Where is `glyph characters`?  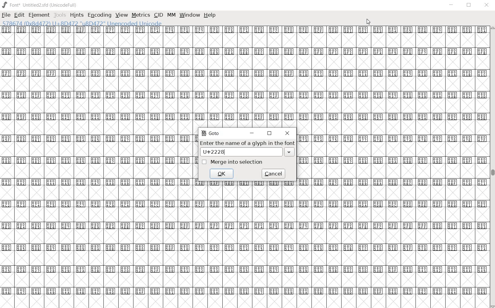 glyph characters is located at coordinates (392, 156).